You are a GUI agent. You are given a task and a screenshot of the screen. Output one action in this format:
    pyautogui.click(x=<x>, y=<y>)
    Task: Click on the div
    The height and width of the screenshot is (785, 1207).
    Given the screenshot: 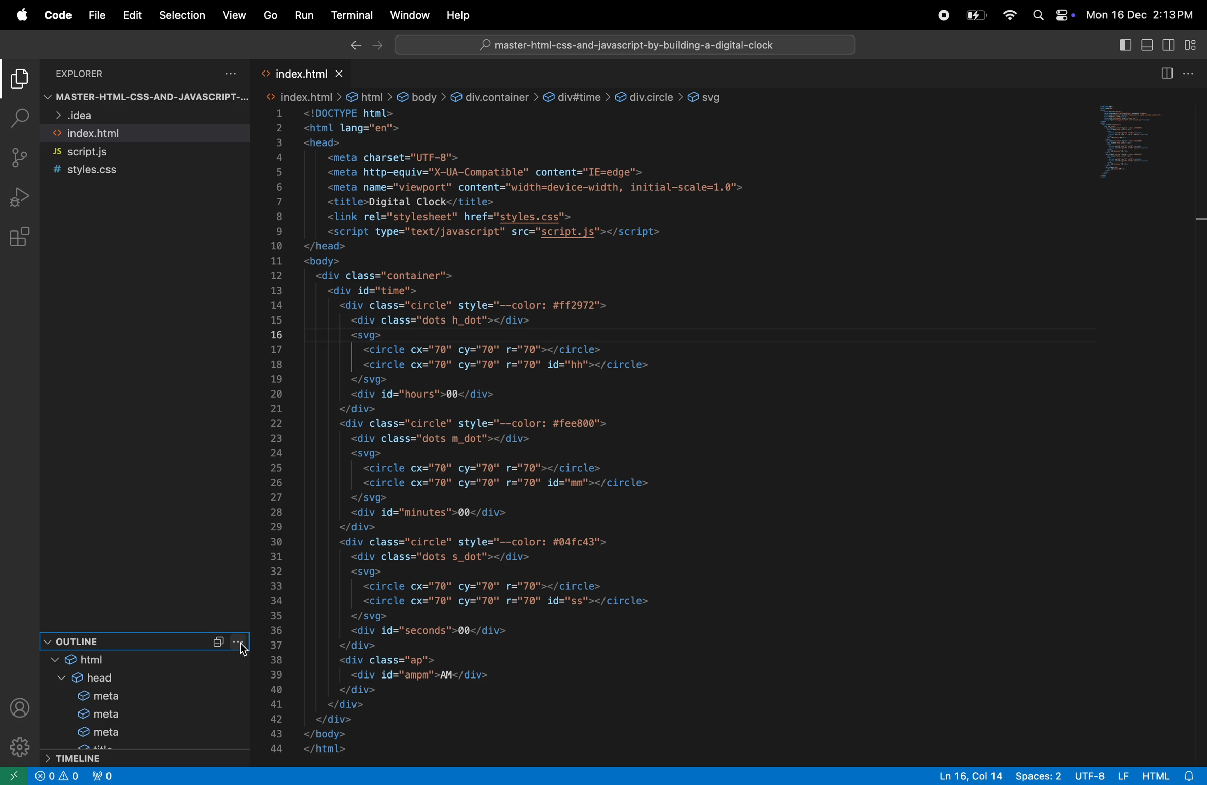 What is the action you would take?
    pyautogui.click(x=494, y=97)
    